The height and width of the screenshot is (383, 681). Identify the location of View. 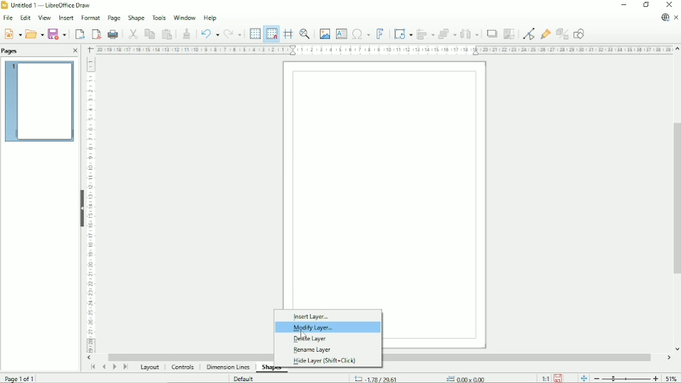
(44, 17).